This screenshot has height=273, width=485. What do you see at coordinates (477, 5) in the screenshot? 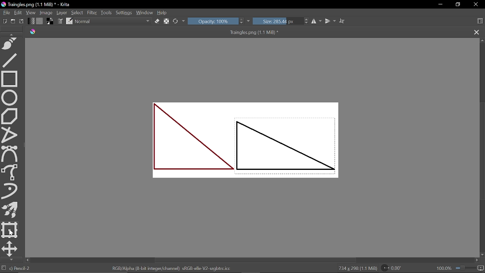
I see `Close` at bounding box center [477, 5].